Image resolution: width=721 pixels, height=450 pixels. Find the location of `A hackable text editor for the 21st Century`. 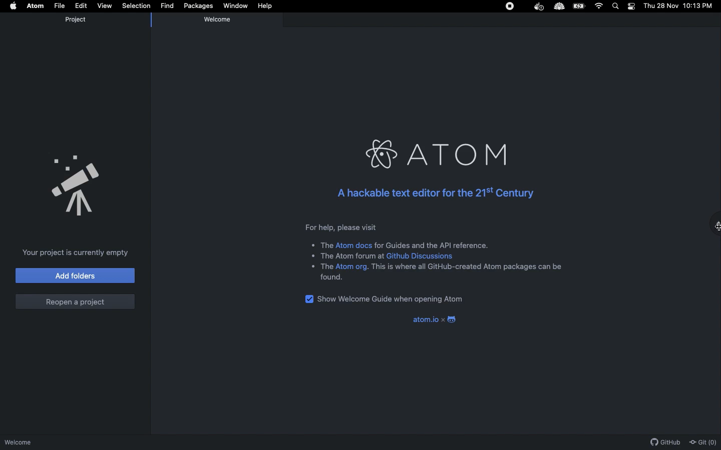

A hackable text editor for the 21st Century is located at coordinates (435, 198).